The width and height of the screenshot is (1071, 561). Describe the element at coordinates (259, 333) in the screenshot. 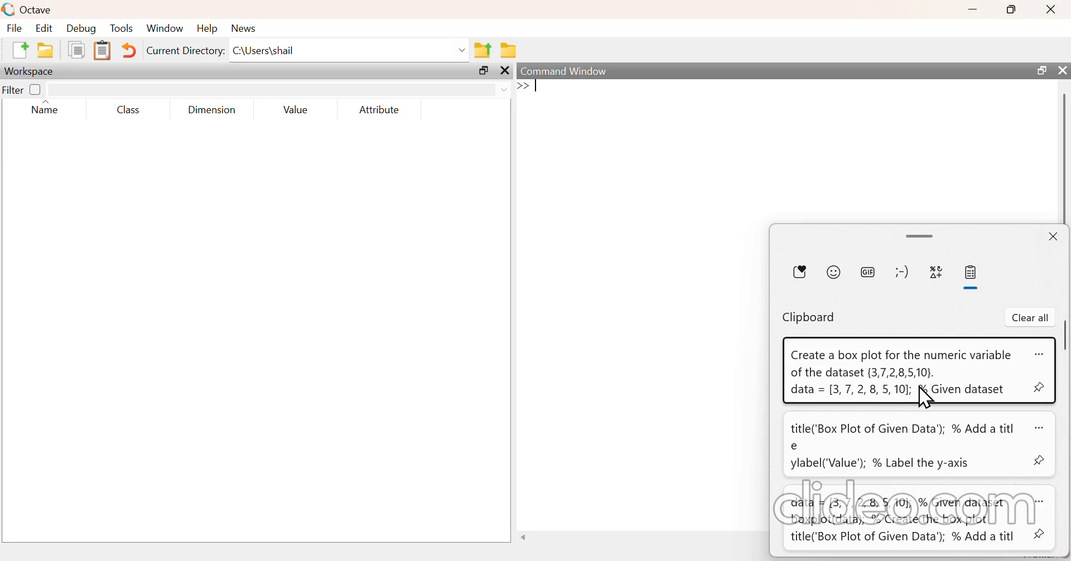

I see `empty area` at that location.